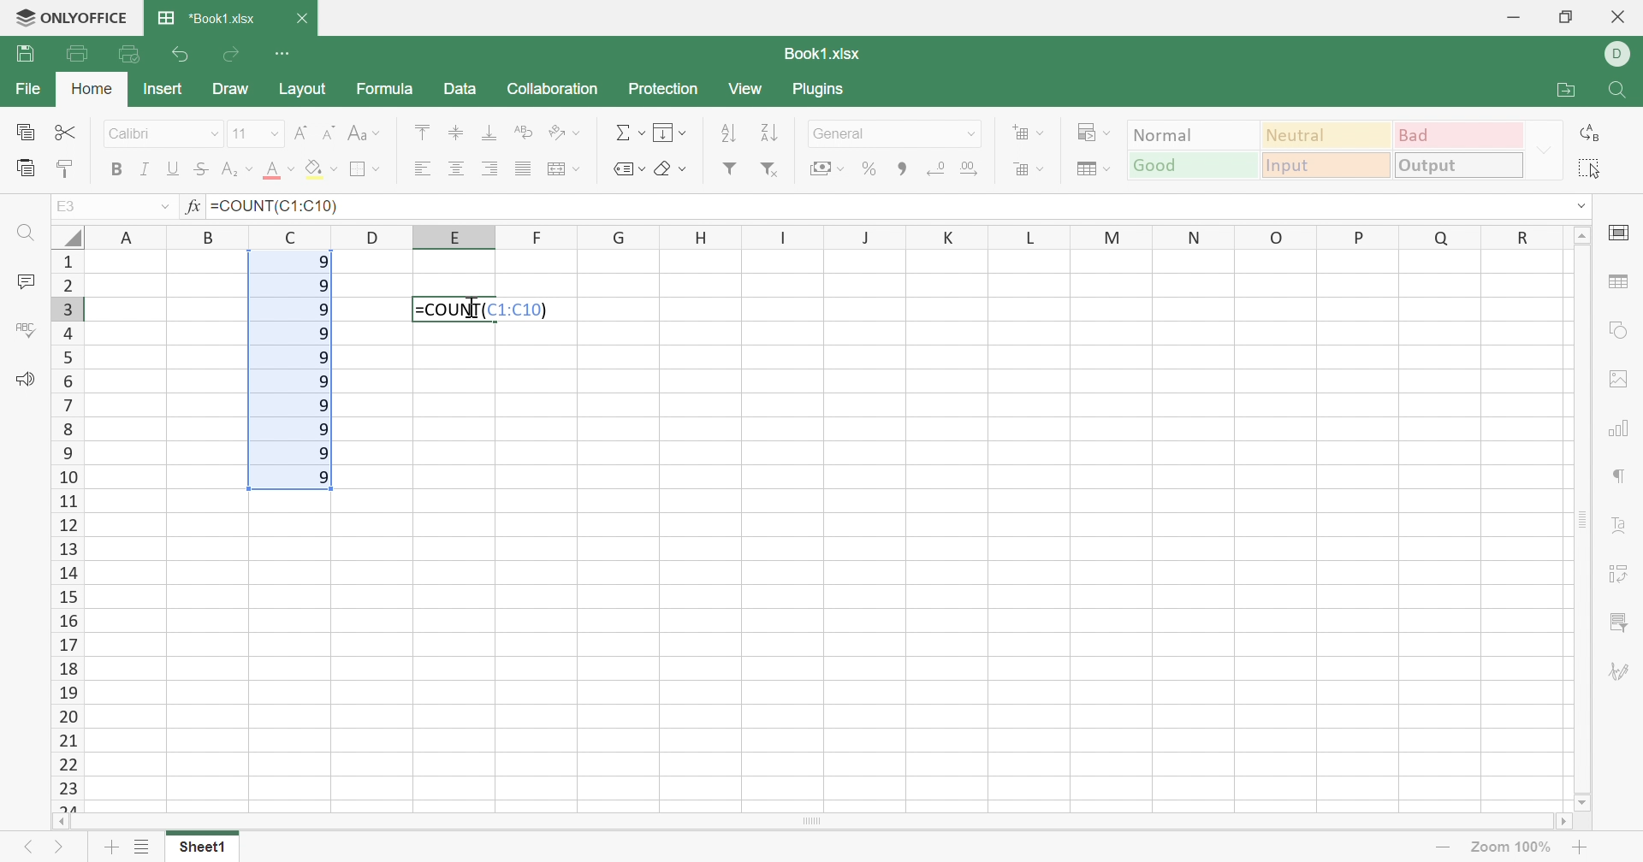 Image resolution: width=1643 pixels, height=862 pixels. Describe the element at coordinates (492, 168) in the screenshot. I see `Align Right` at that location.